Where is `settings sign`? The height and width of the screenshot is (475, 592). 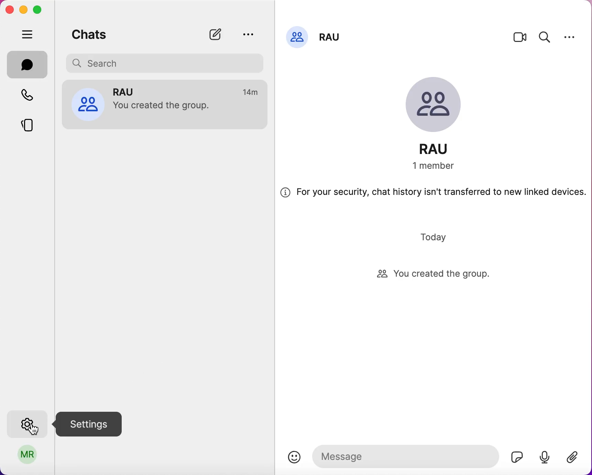 settings sign is located at coordinates (95, 425).